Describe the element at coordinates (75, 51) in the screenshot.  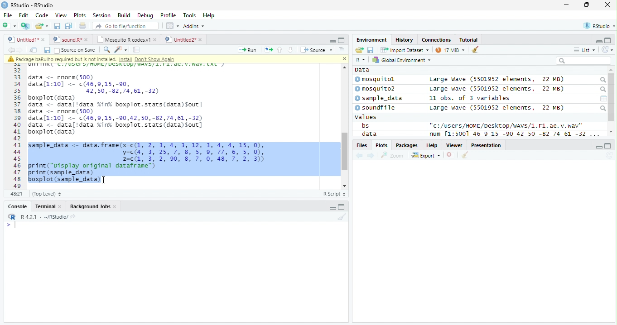
I see `Source on save` at that location.